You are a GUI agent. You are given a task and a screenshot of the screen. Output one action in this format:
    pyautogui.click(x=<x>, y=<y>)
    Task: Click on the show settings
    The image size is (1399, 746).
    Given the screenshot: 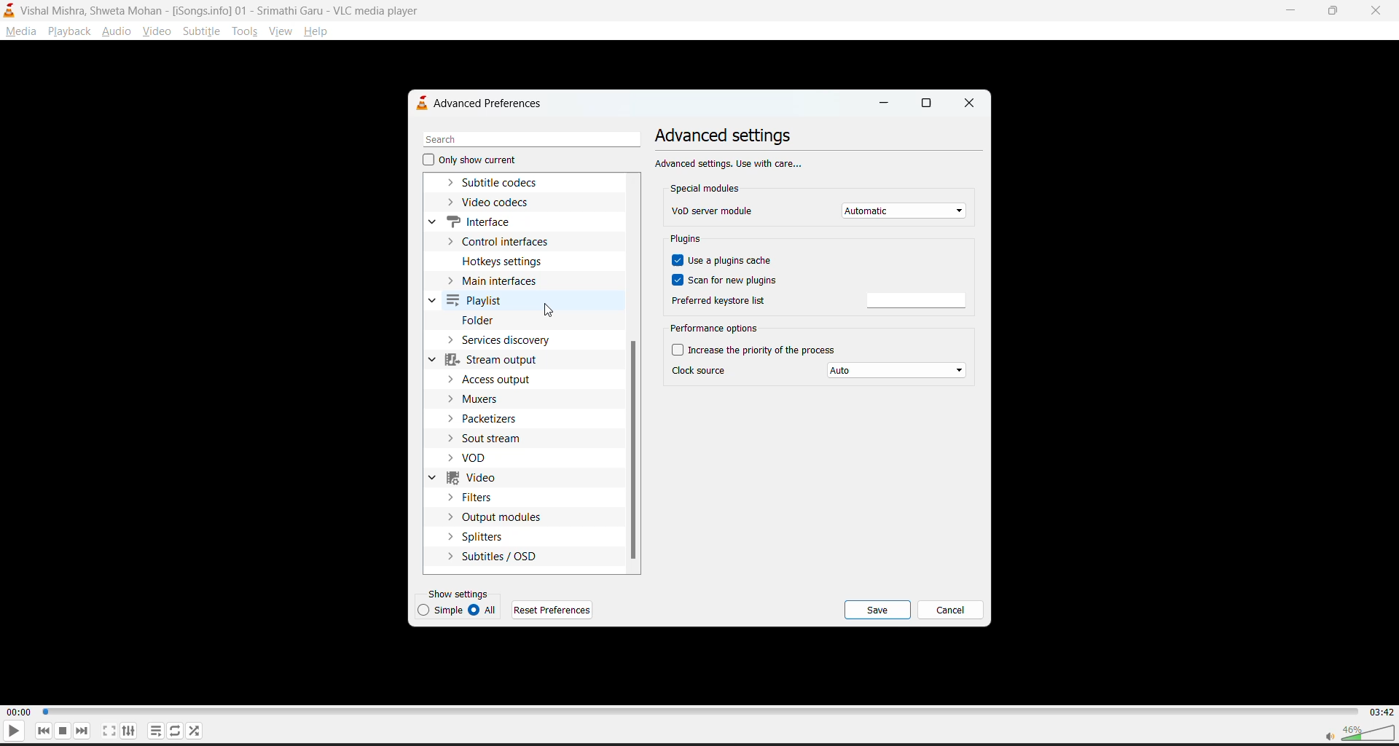 What is the action you would take?
    pyautogui.click(x=458, y=594)
    